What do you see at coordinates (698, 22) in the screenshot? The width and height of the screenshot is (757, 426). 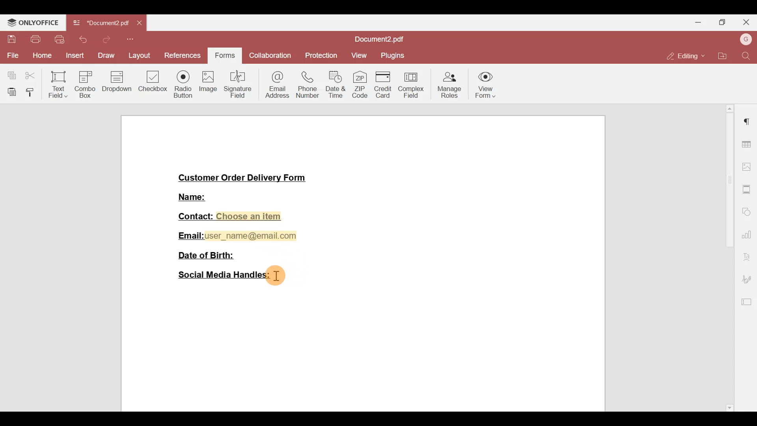 I see `Minimize` at bounding box center [698, 22].